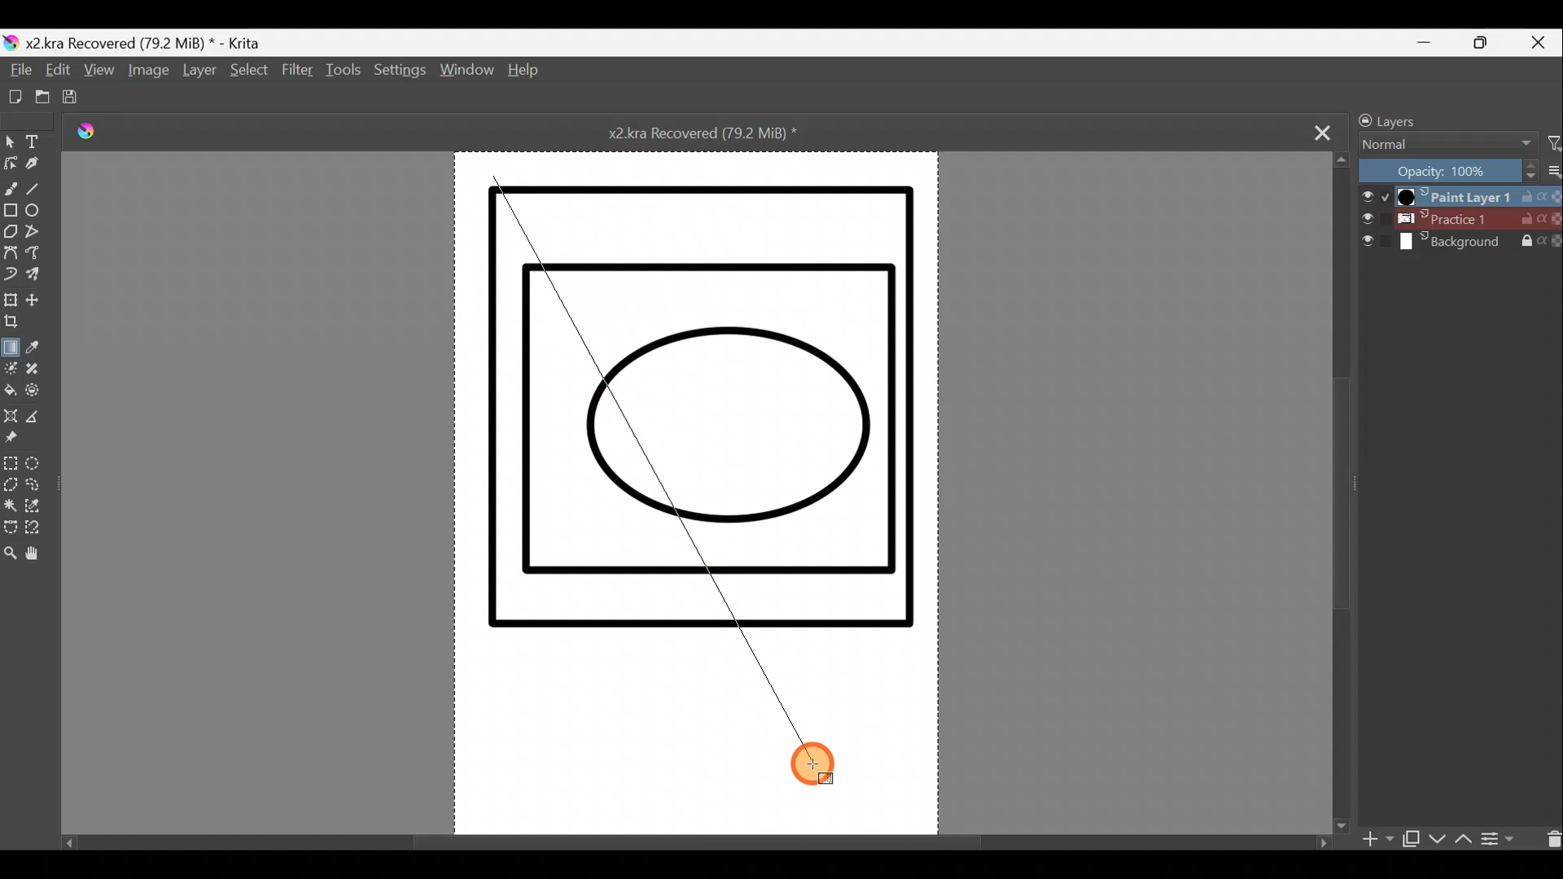 The width and height of the screenshot is (1563, 879). Describe the element at coordinates (37, 142) in the screenshot. I see `Text tool` at that location.